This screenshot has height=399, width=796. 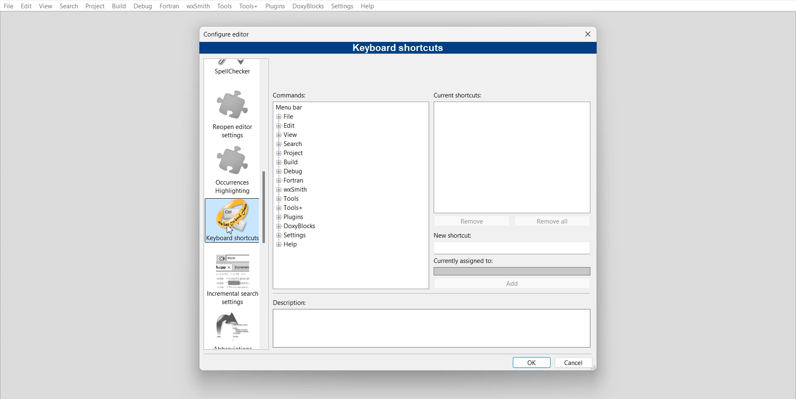 What do you see at coordinates (198, 6) in the screenshot?
I see `wxSmith` at bounding box center [198, 6].